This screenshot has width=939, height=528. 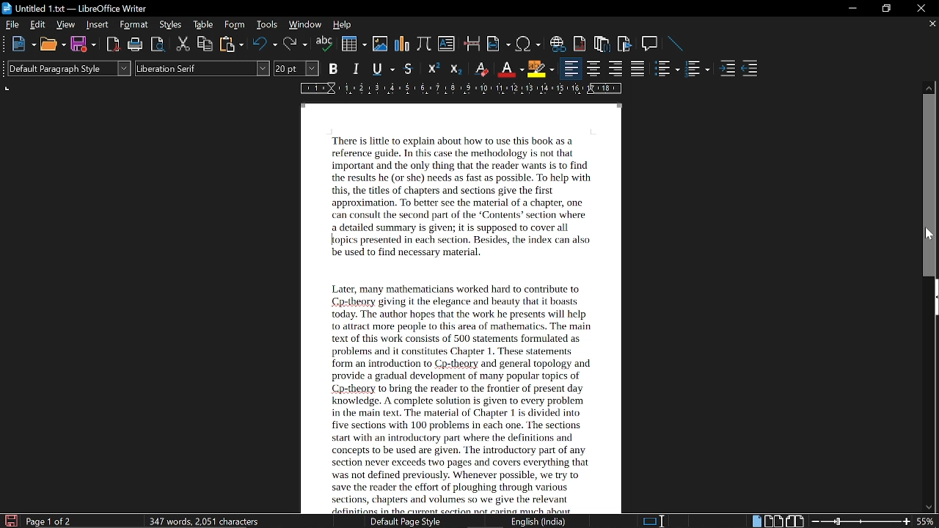 What do you see at coordinates (918, 8) in the screenshot?
I see `close` at bounding box center [918, 8].